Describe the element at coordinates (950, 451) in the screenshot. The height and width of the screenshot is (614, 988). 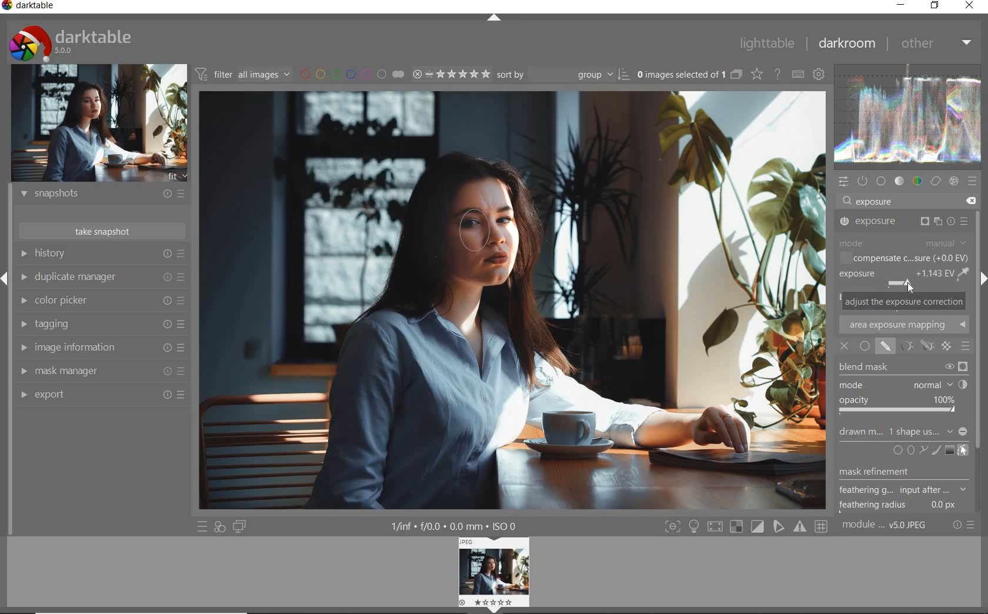
I see `ADD GRADIENT` at that location.